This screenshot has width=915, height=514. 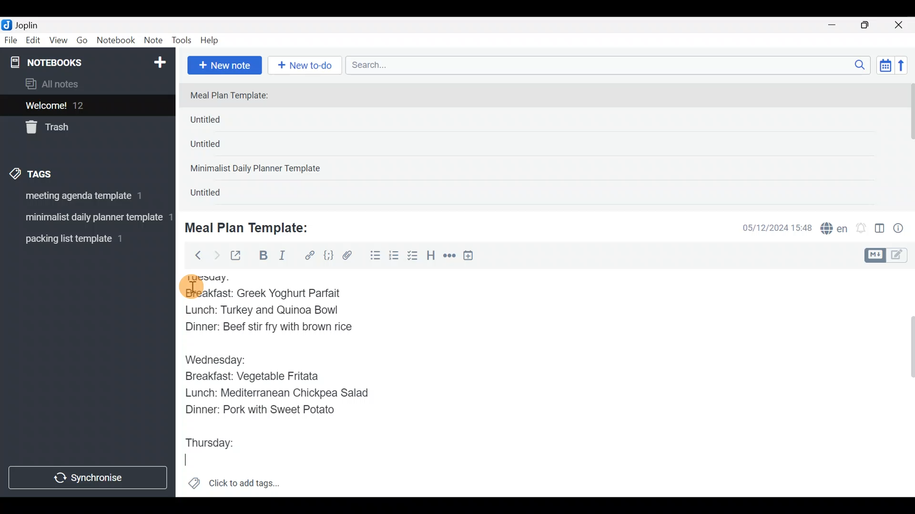 I want to click on Wednesday:, so click(x=218, y=361).